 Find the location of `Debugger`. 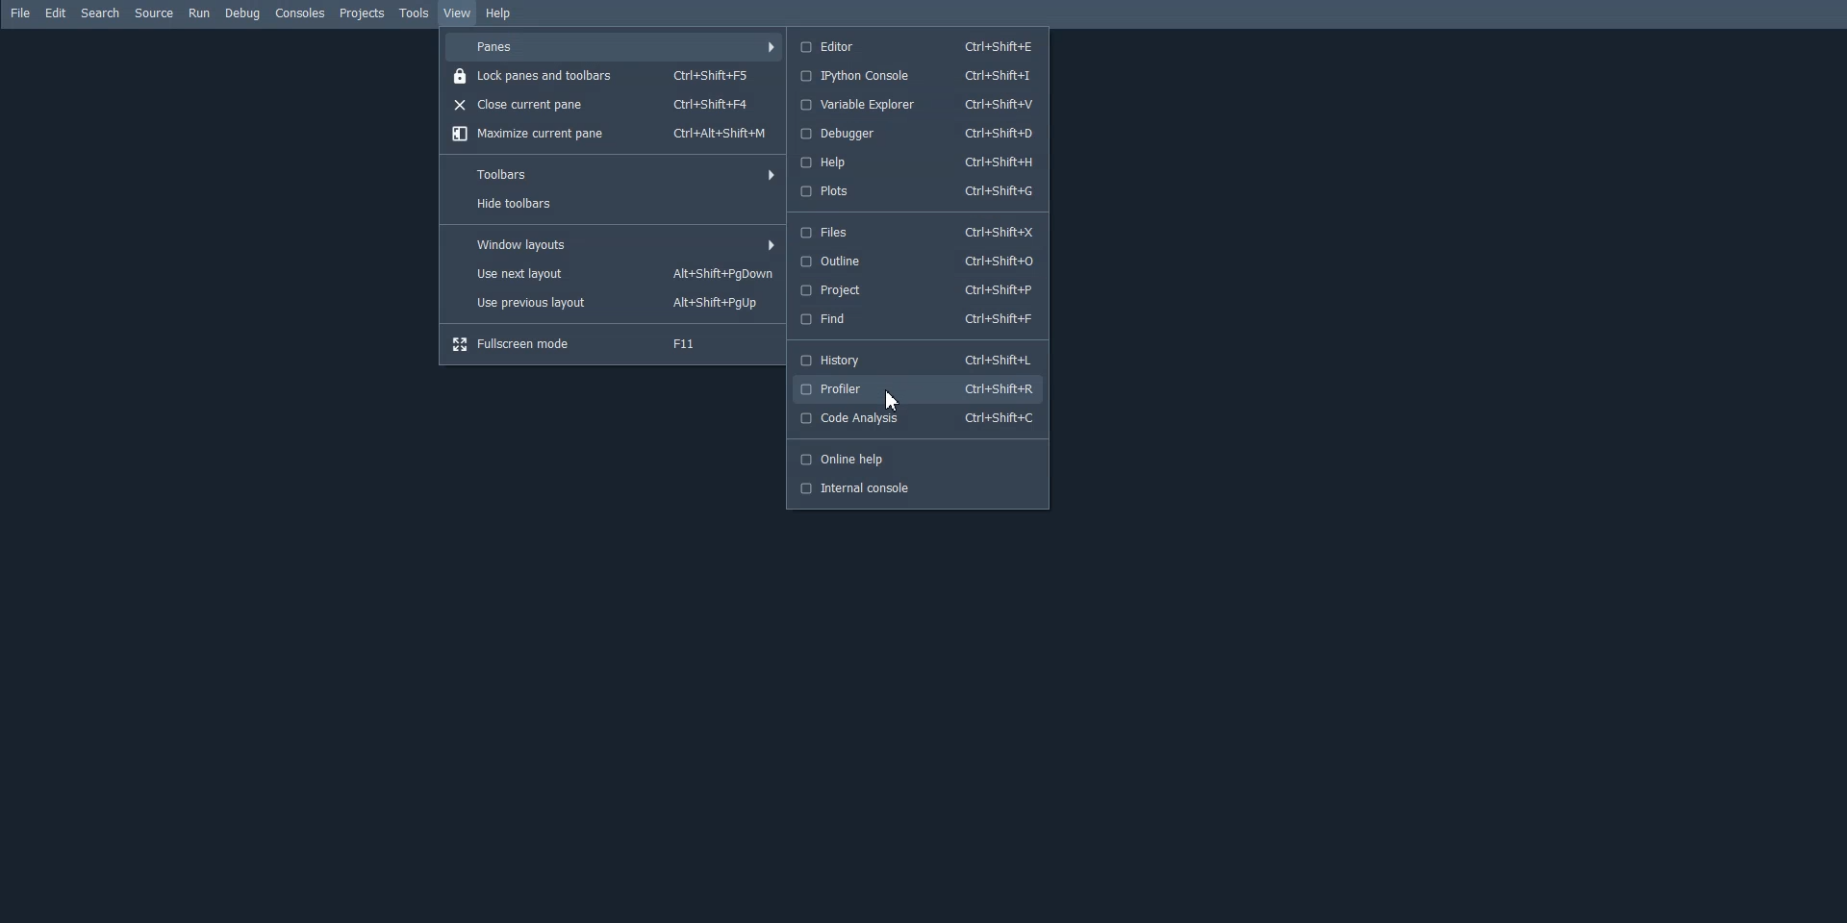

Debugger is located at coordinates (915, 133).